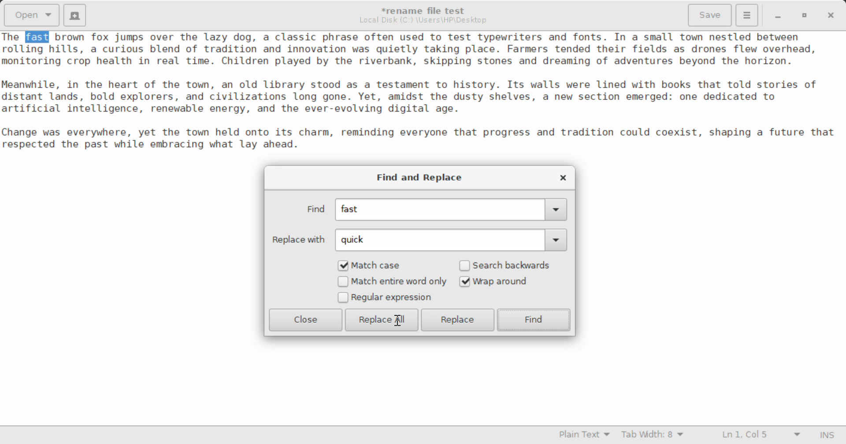  What do you see at coordinates (385, 298) in the screenshot?
I see `Regular expression ` at bounding box center [385, 298].